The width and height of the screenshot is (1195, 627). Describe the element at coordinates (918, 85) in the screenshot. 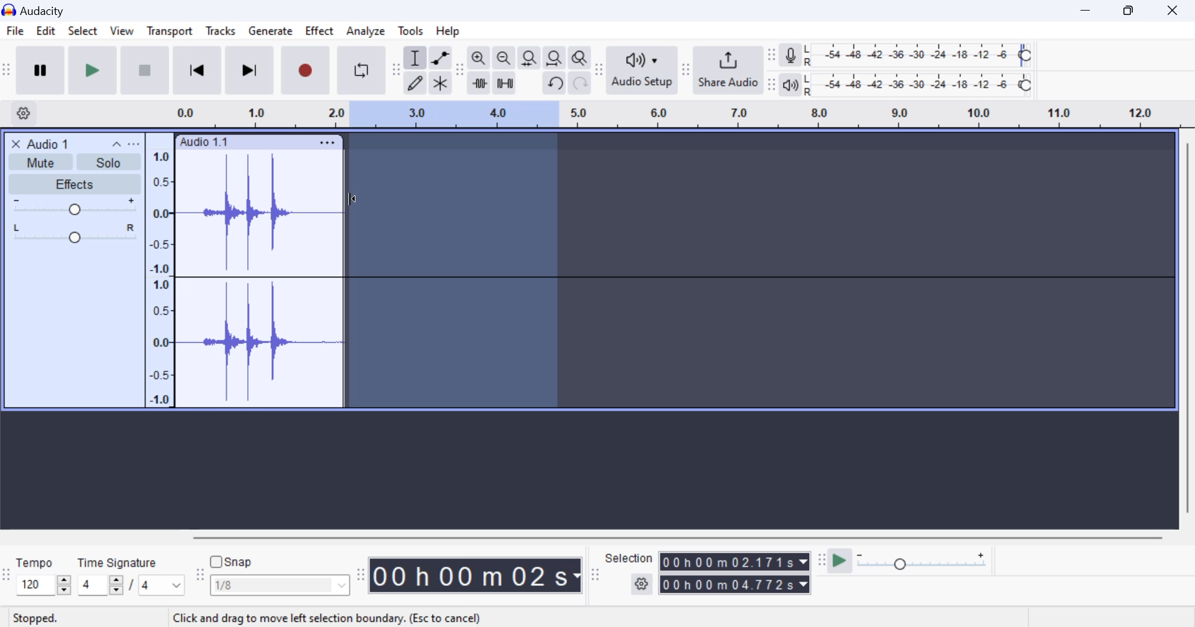

I see `Playback Level` at that location.